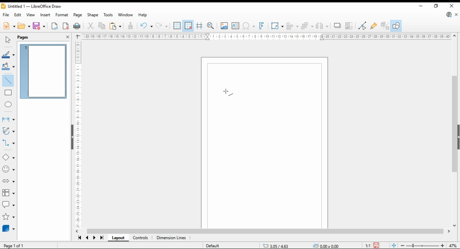 Image resolution: width=460 pixels, height=249 pixels. What do you see at coordinates (456, 15) in the screenshot?
I see `close document` at bounding box center [456, 15].